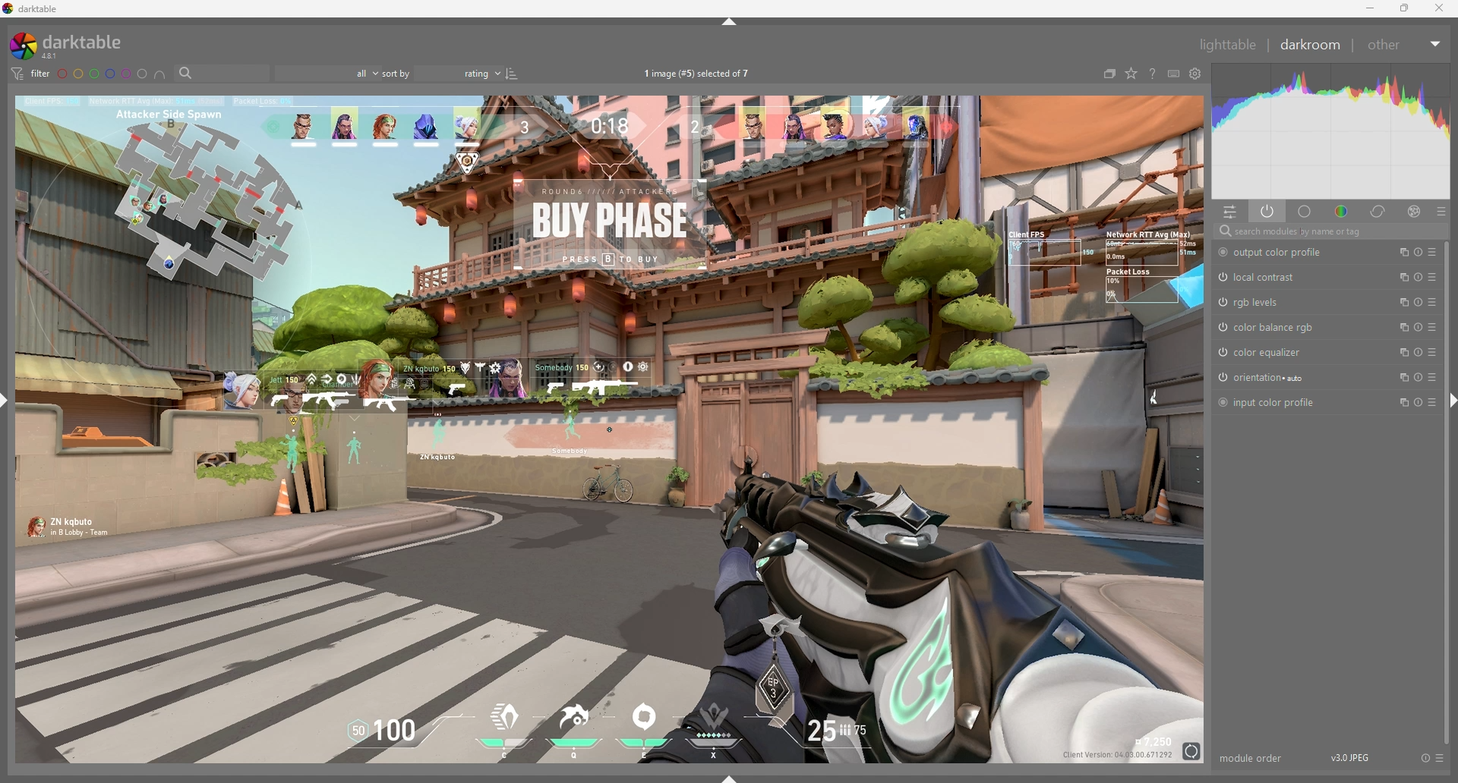 The image size is (1458, 783). What do you see at coordinates (1441, 212) in the screenshot?
I see `presets` at bounding box center [1441, 212].